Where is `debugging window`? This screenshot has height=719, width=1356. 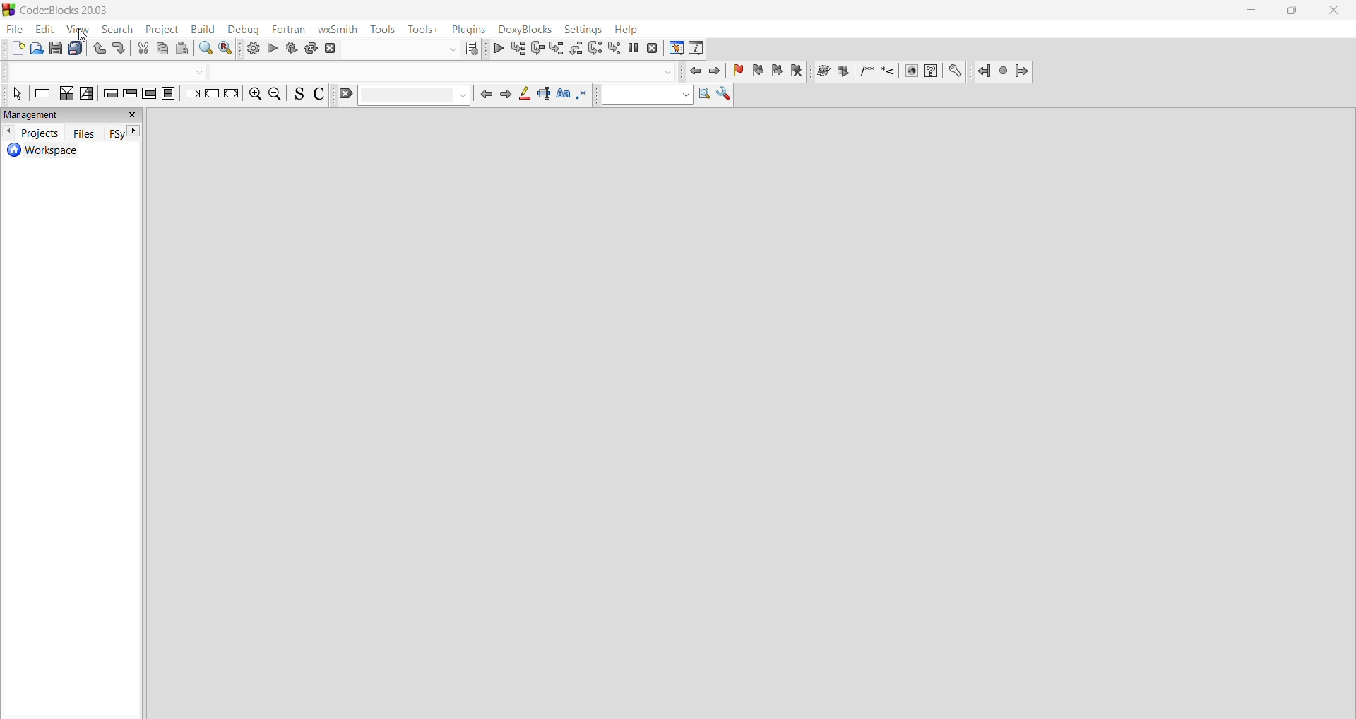 debugging window is located at coordinates (675, 47).